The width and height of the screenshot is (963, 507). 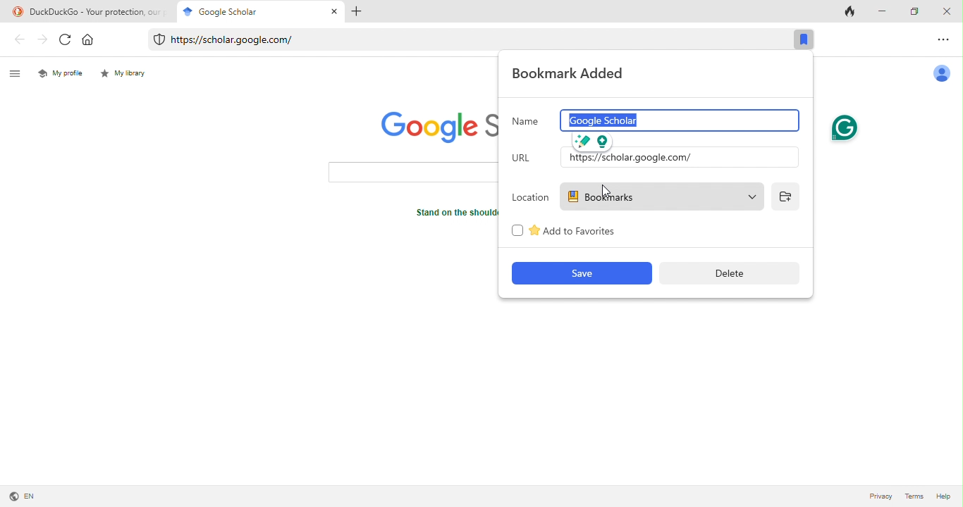 I want to click on forward, so click(x=44, y=41).